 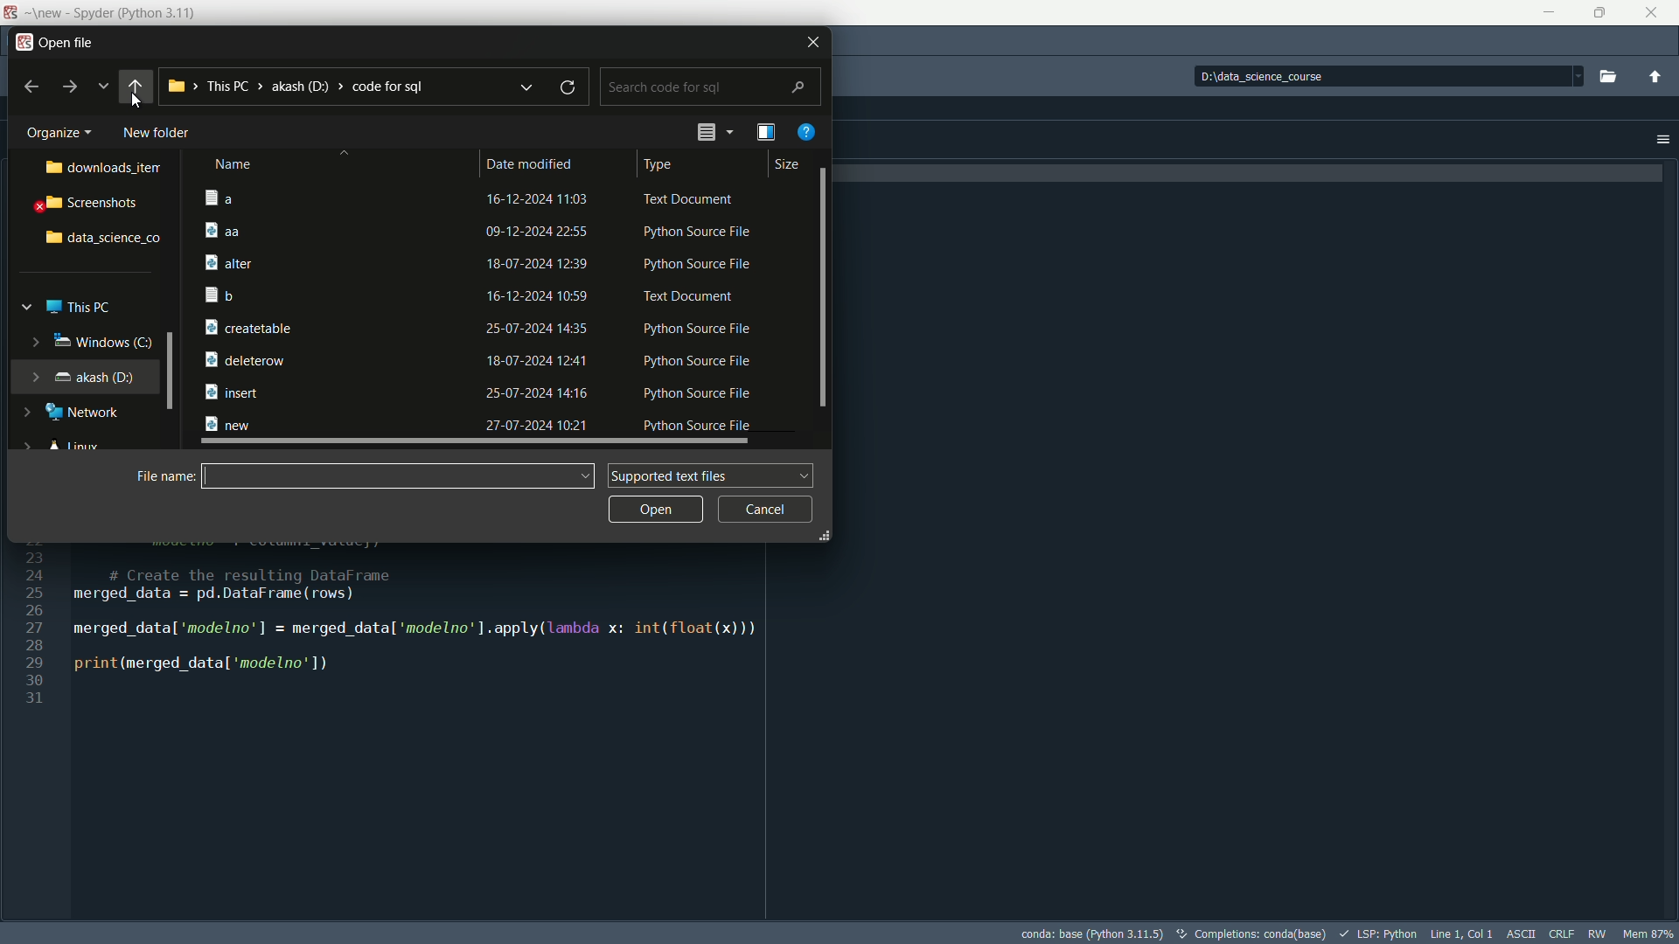 I want to click on new, so click(x=228, y=426).